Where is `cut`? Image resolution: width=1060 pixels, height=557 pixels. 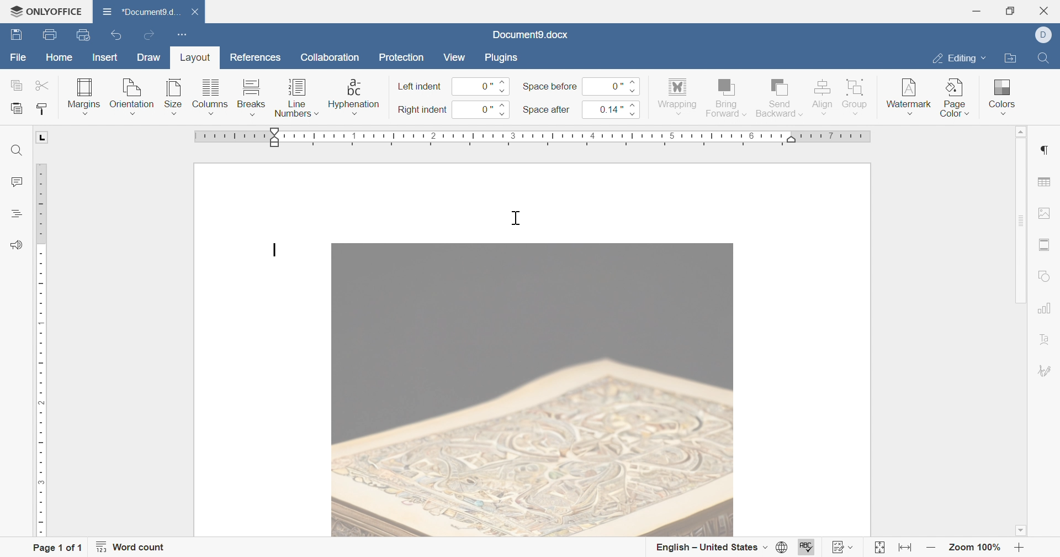
cut is located at coordinates (44, 85).